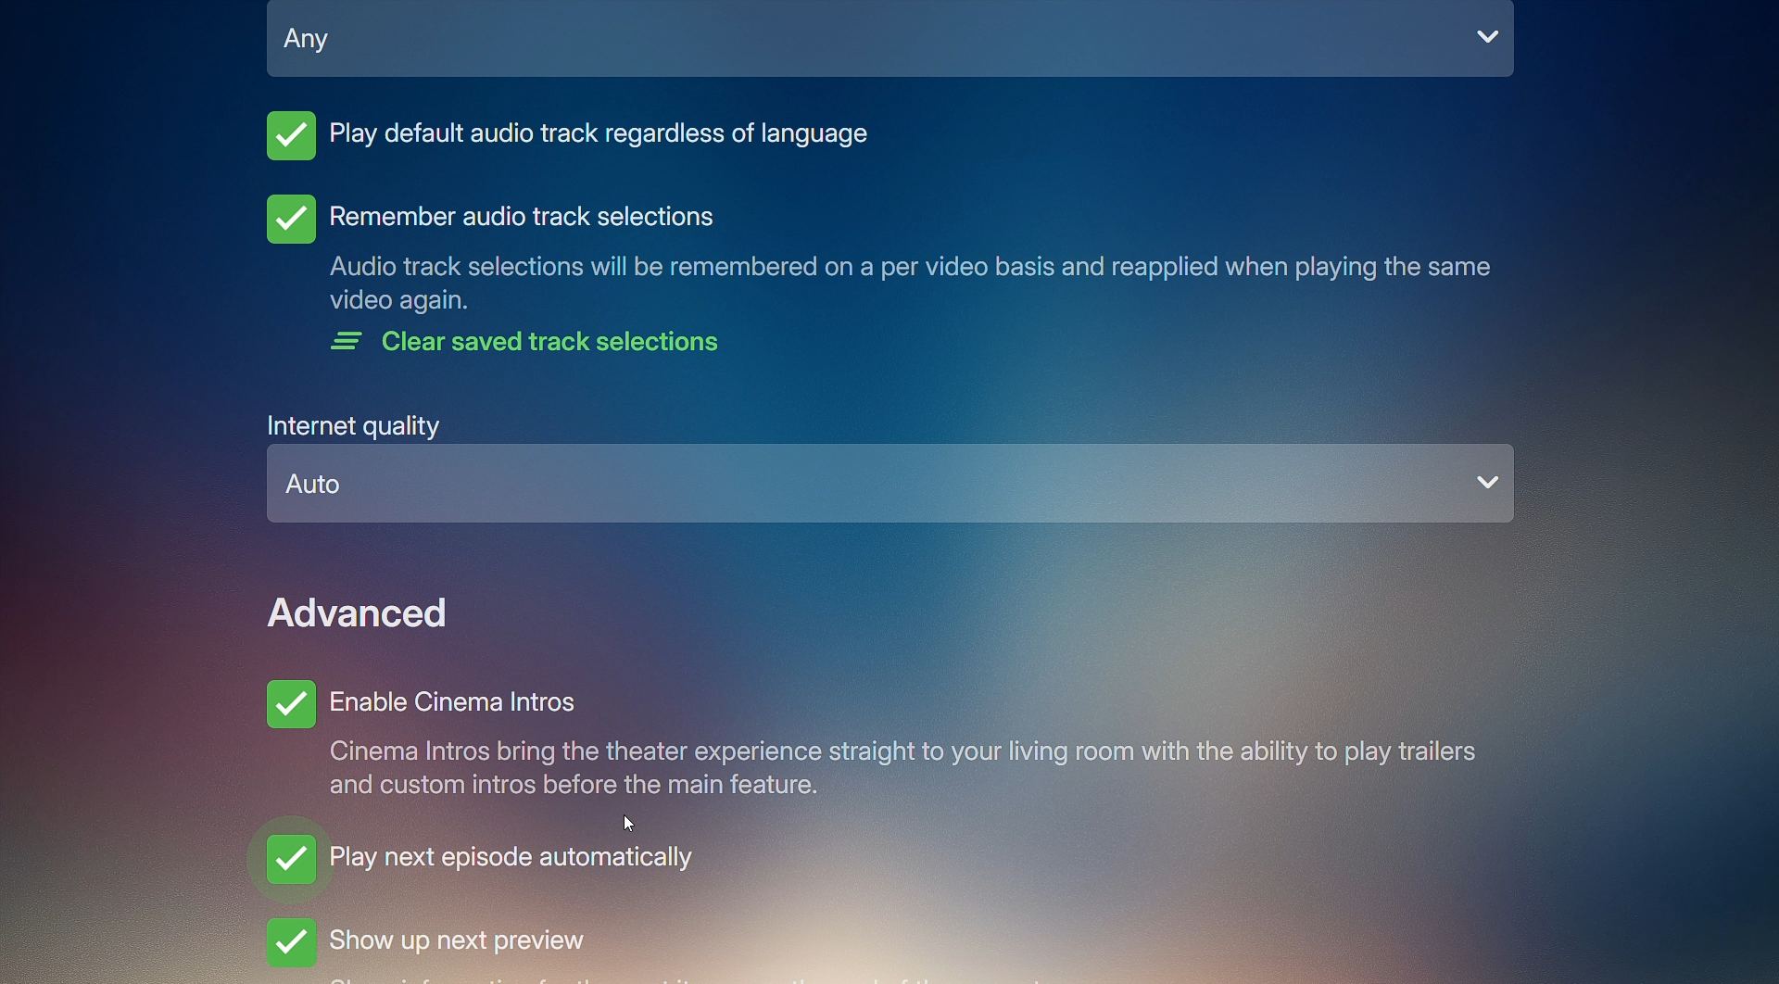  Describe the element at coordinates (488, 218) in the screenshot. I see `Remember audio track selections` at that location.